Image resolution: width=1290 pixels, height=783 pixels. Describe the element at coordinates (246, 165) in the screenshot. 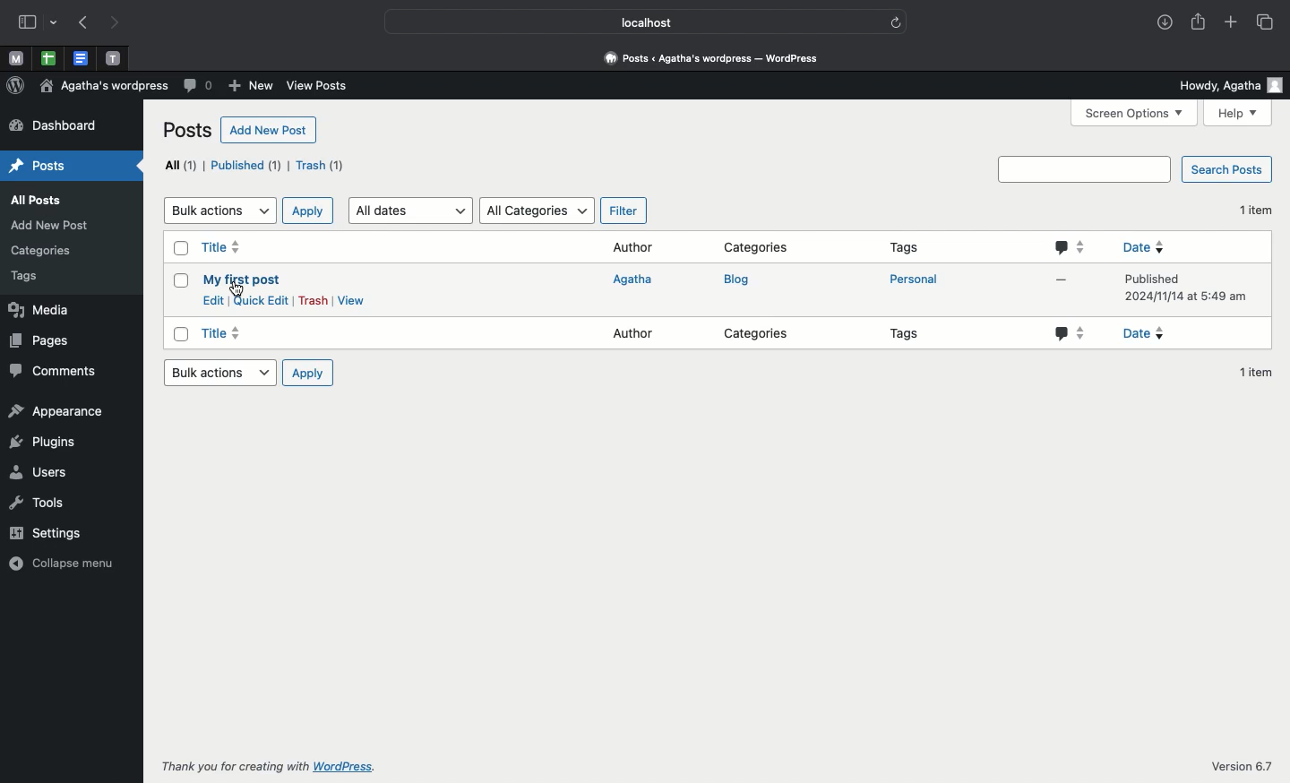

I see `Published` at that location.